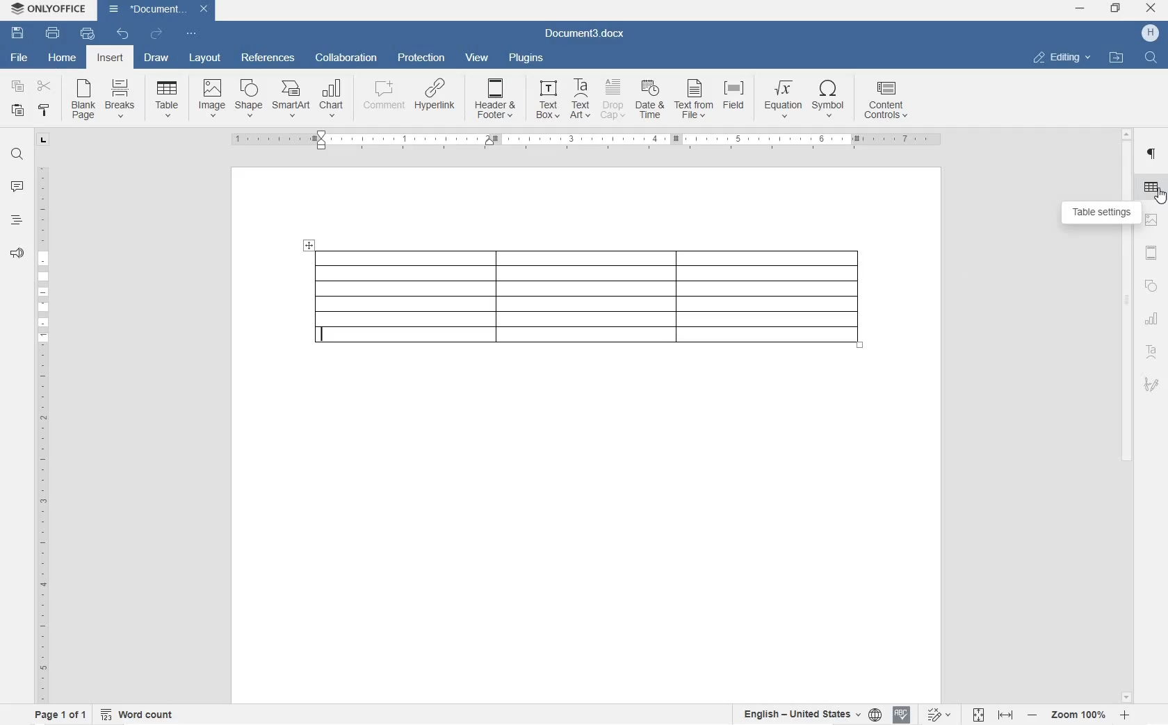 The width and height of the screenshot is (1168, 725). I want to click on SYMBOL, so click(828, 101).